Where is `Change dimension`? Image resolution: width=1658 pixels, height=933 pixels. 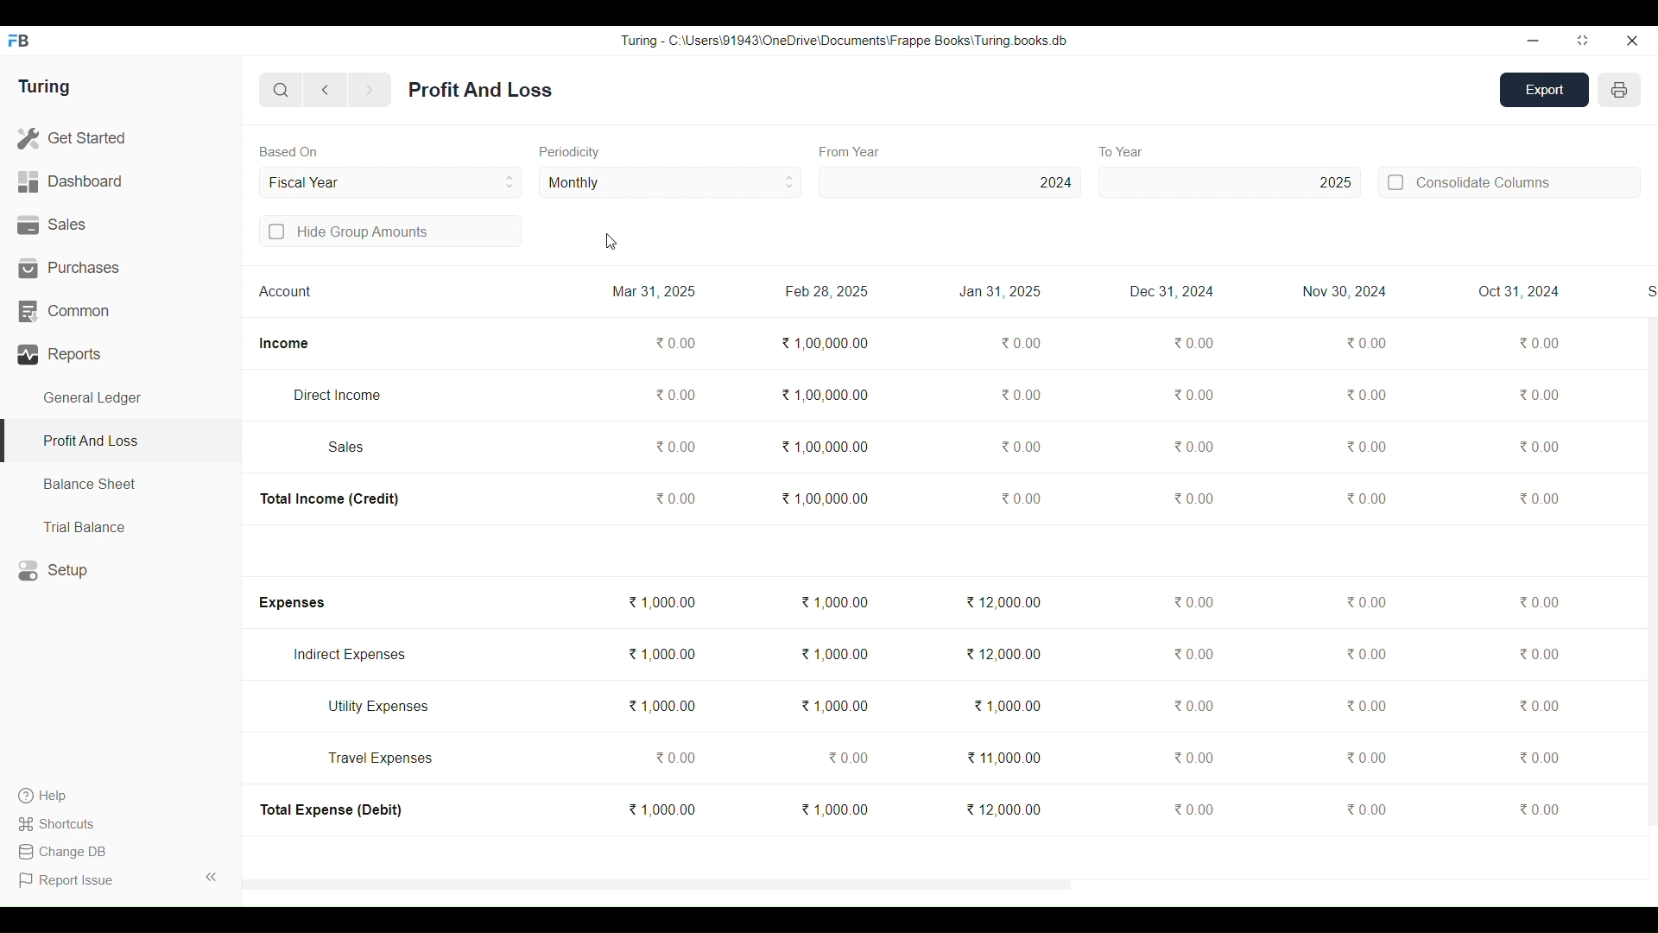
Change dimension is located at coordinates (1583, 41).